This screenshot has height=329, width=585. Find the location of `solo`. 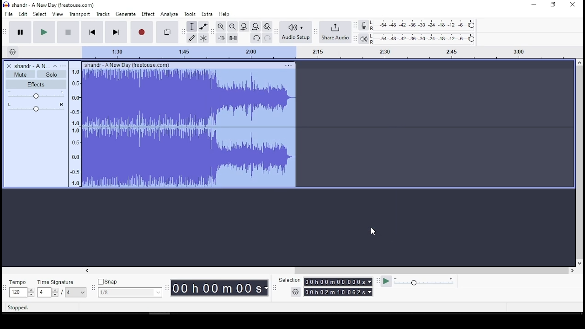

solo is located at coordinates (51, 74).